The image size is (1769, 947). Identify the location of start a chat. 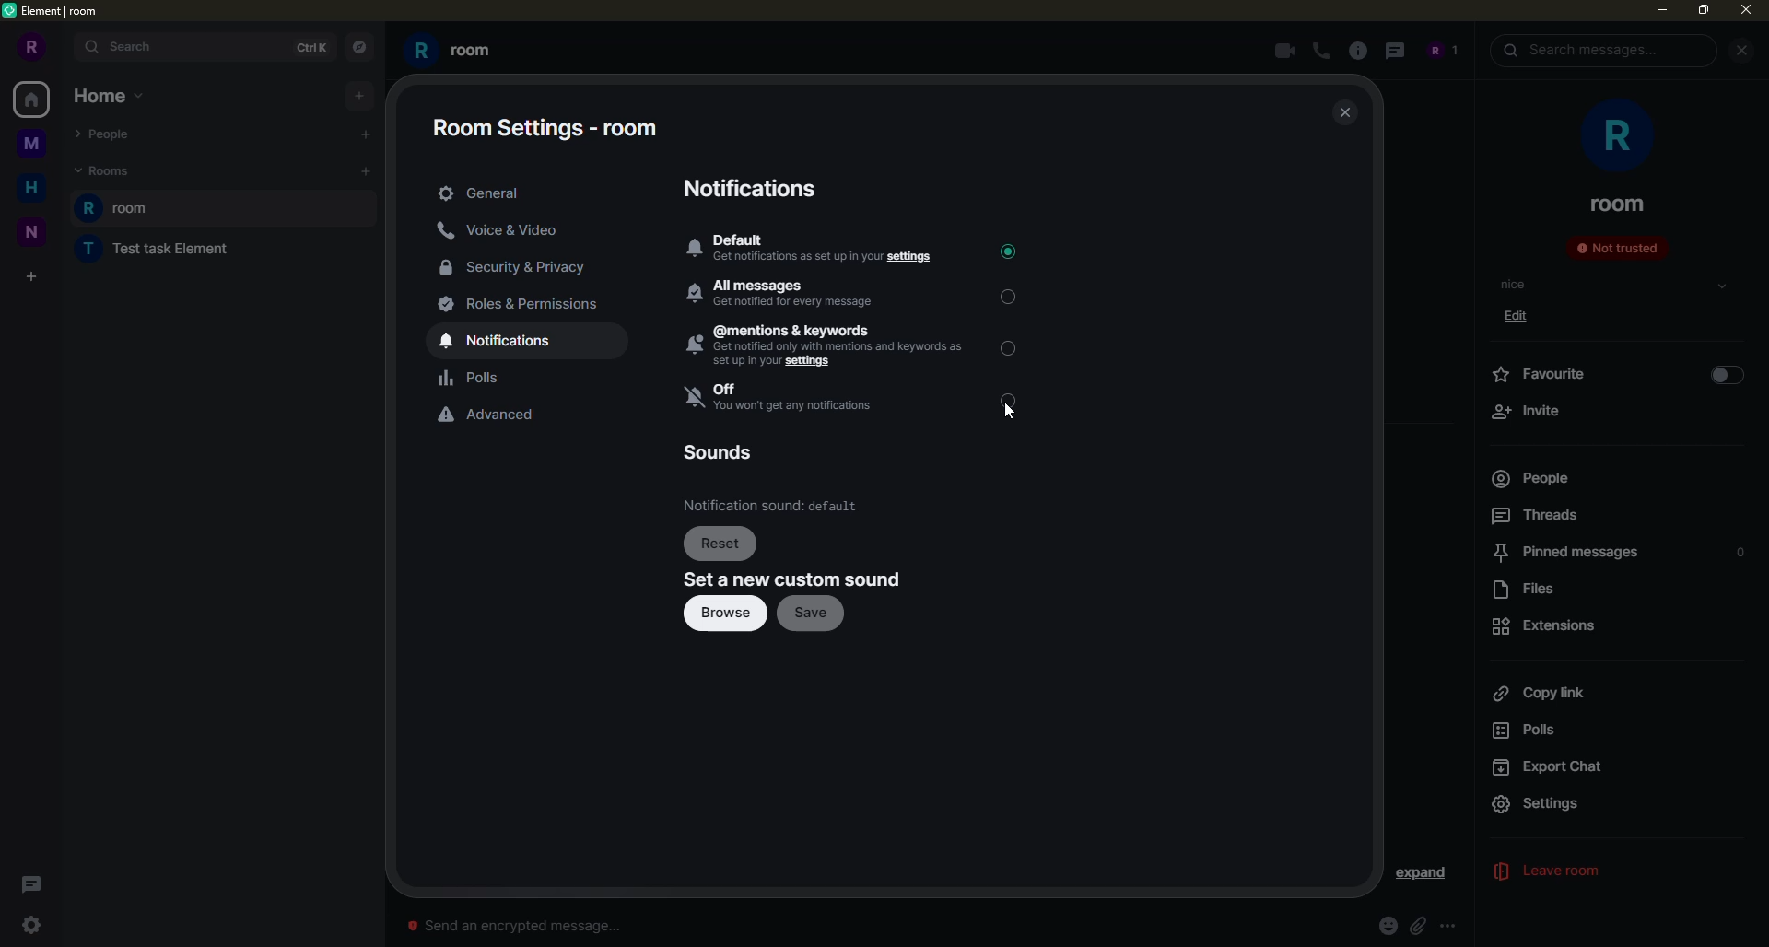
(362, 134).